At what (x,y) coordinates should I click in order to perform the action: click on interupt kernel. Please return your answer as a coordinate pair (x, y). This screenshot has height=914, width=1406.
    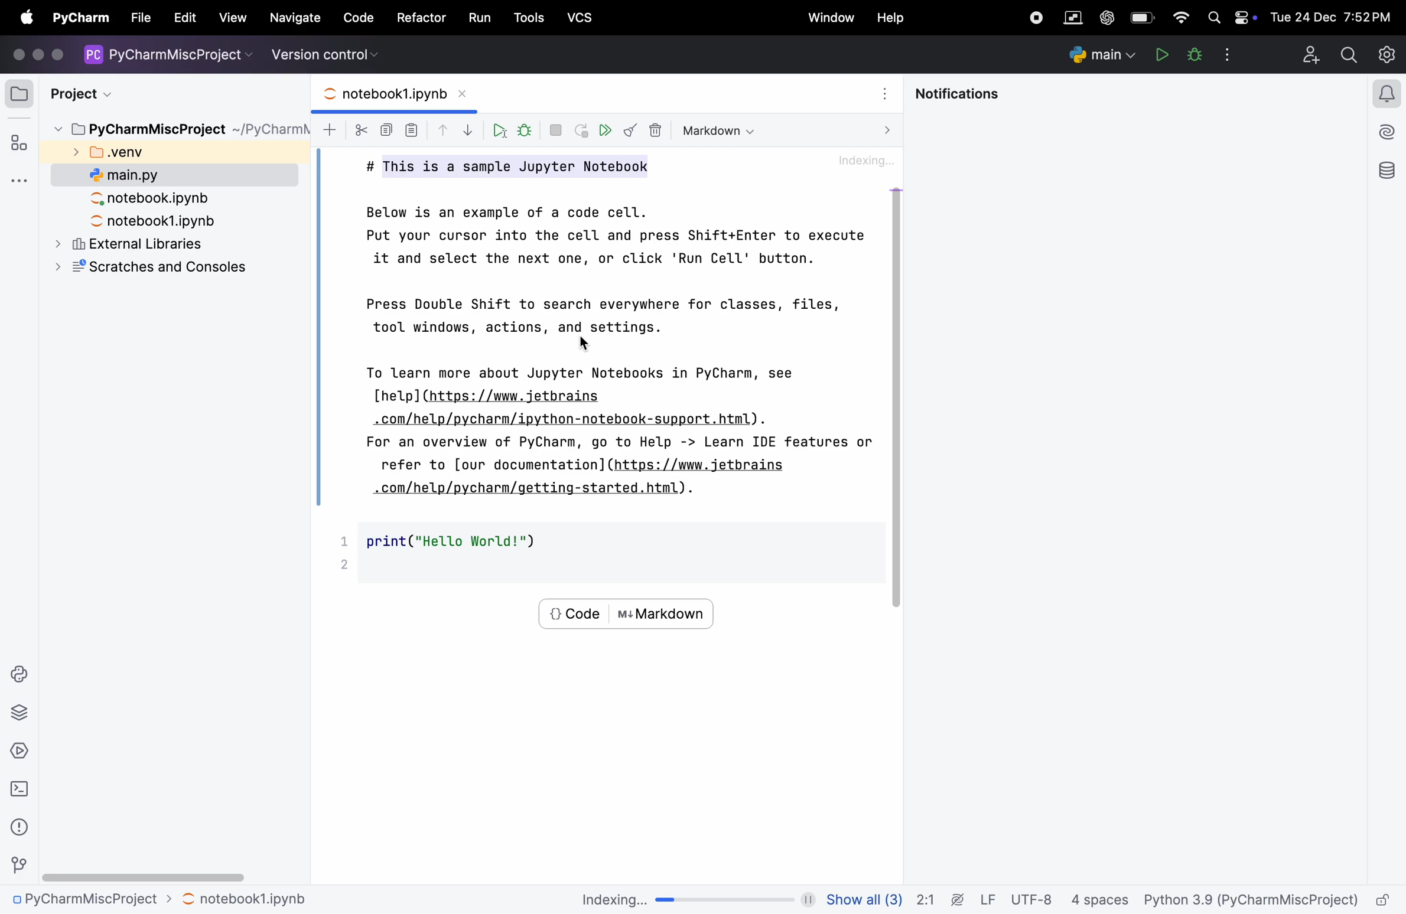
    Looking at the image, I should click on (556, 128).